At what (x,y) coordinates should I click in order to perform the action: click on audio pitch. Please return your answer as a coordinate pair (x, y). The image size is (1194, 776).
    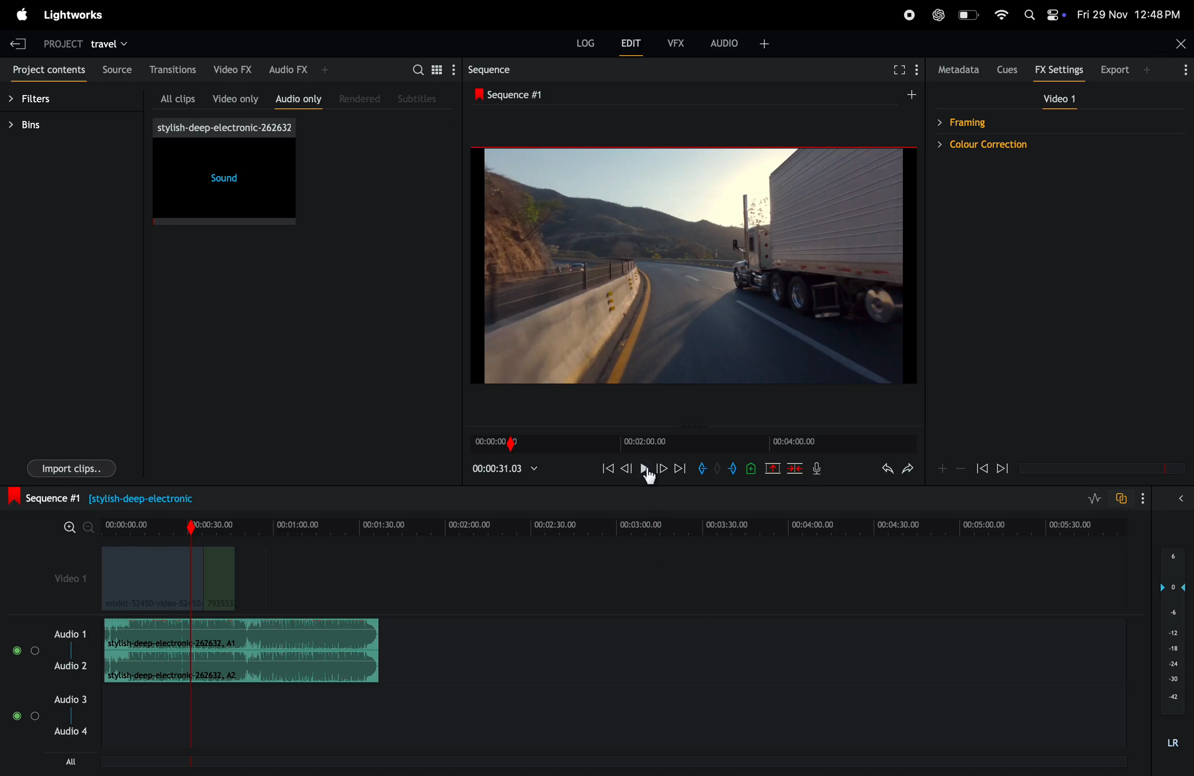
    Looking at the image, I should click on (1170, 650).